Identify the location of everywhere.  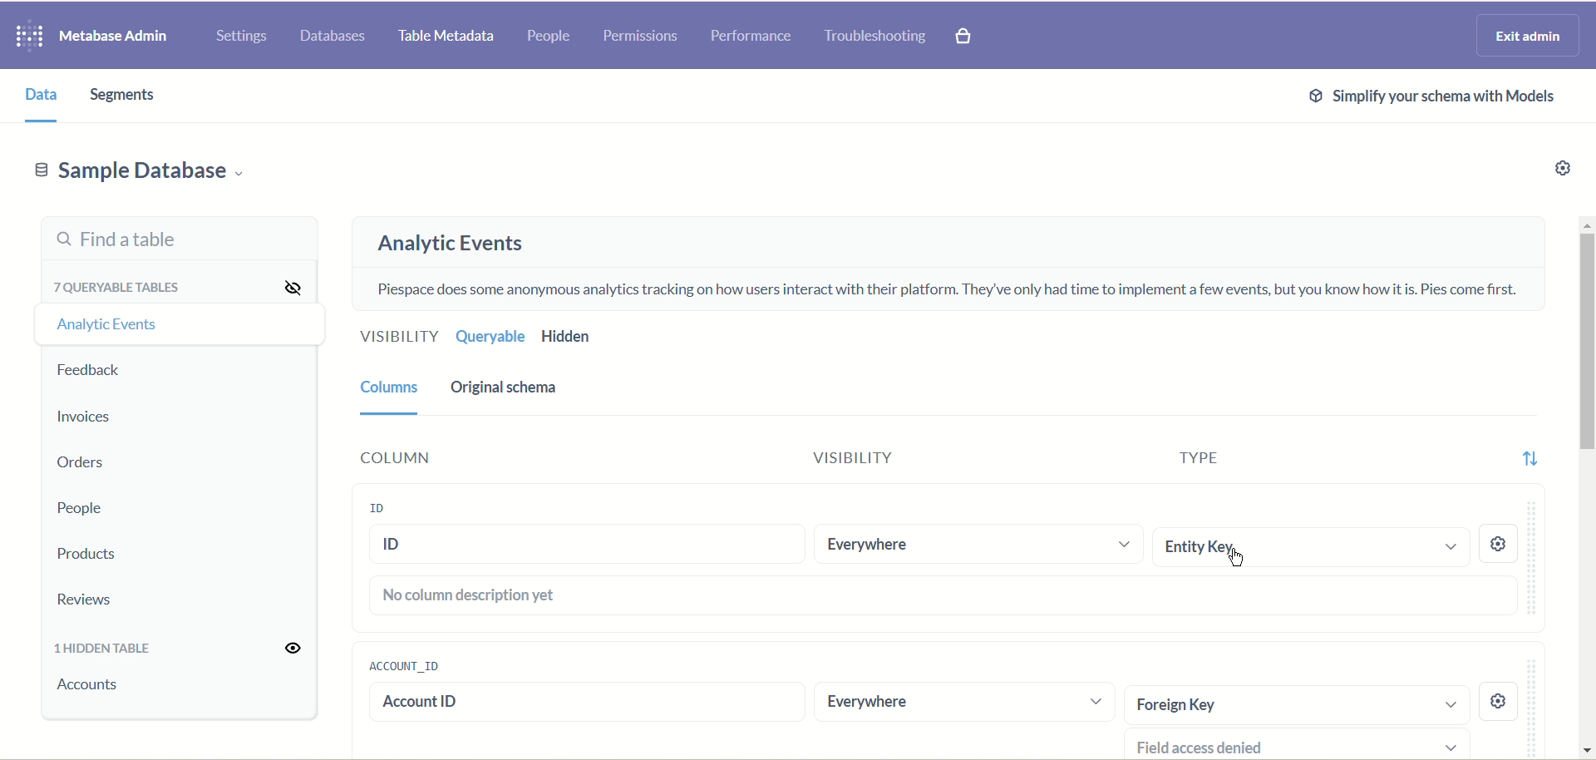
(965, 706).